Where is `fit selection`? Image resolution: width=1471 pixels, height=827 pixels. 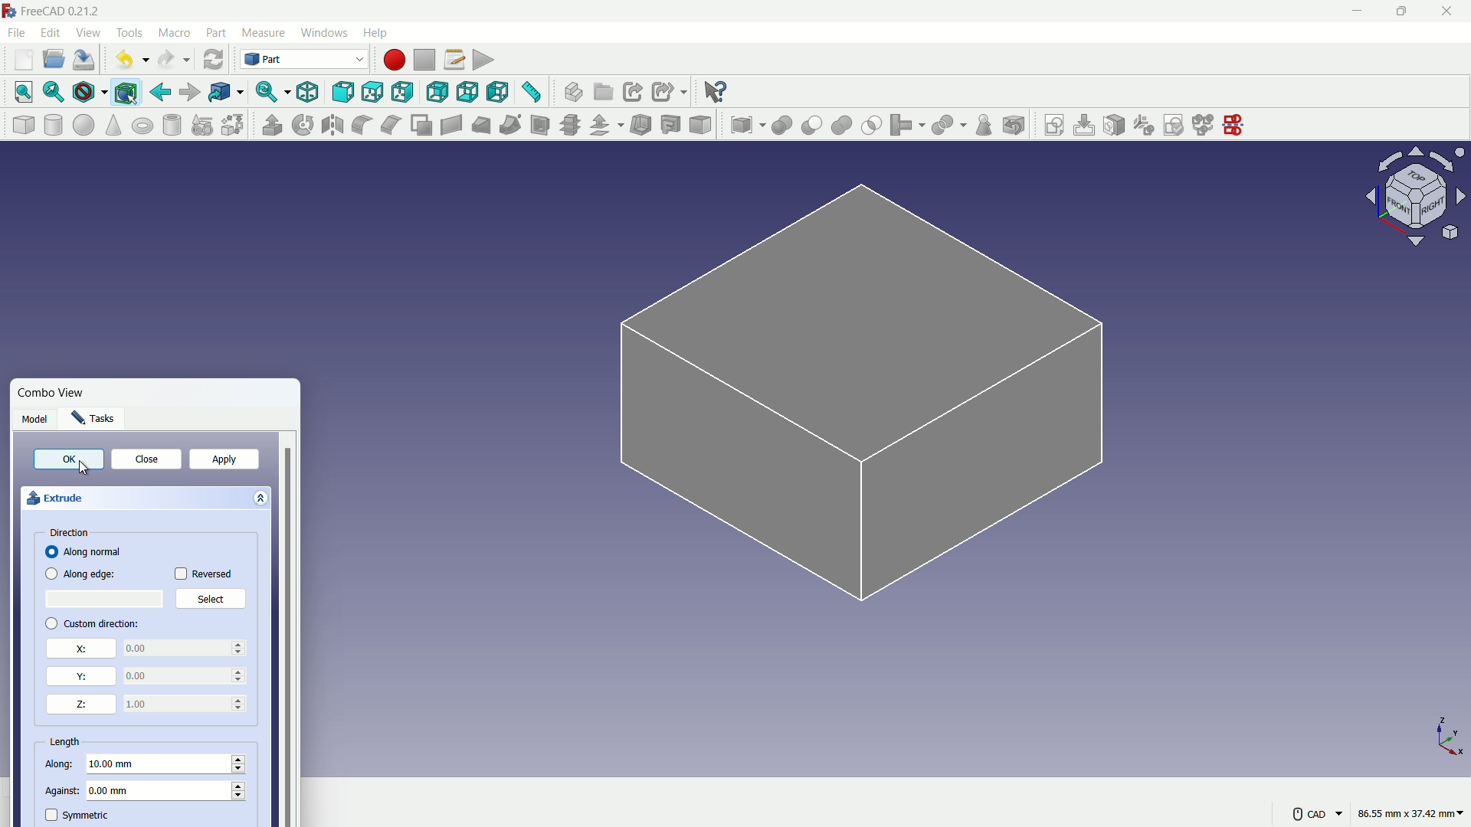 fit selection is located at coordinates (56, 91).